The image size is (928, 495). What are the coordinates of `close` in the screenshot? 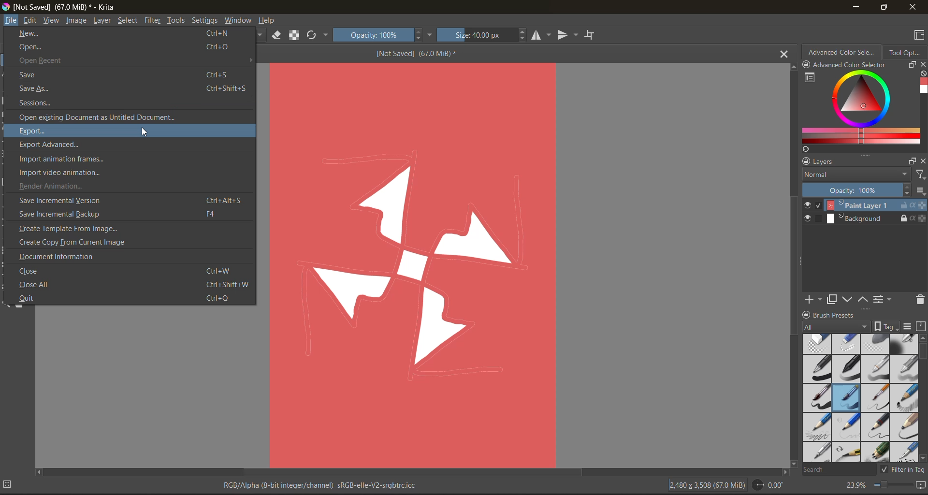 It's located at (913, 8).